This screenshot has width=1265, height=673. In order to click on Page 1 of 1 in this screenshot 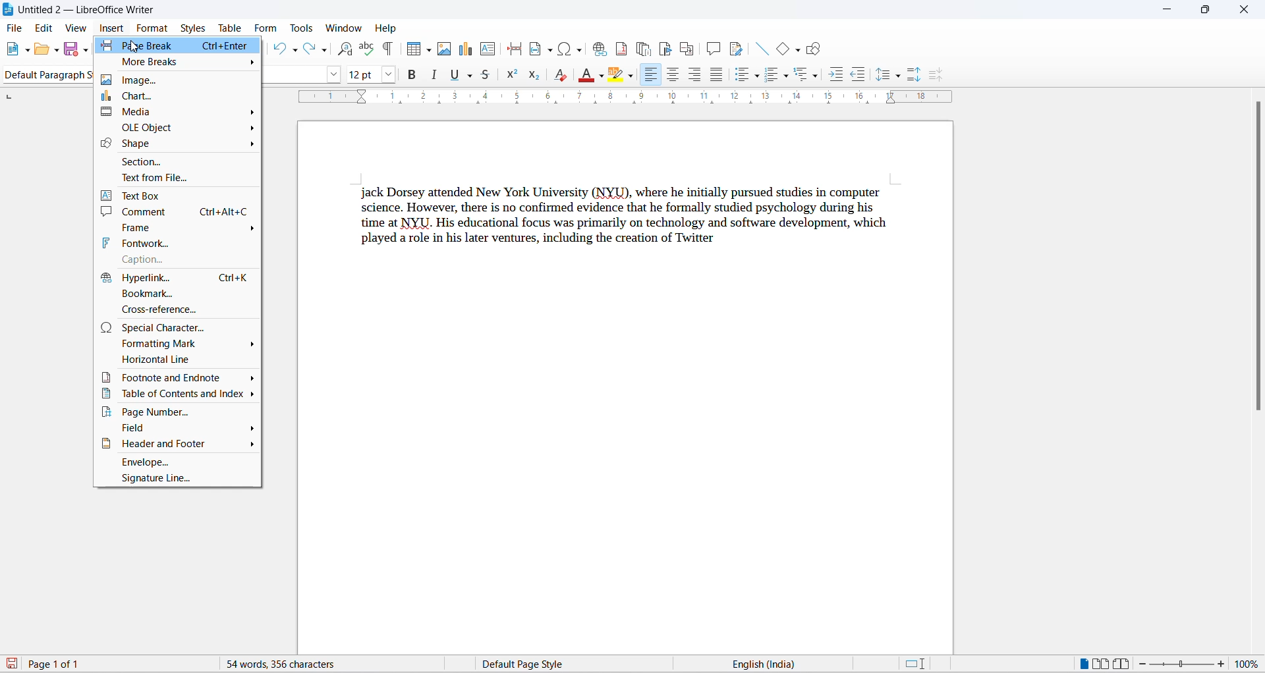, I will do `click(48, 664)`.